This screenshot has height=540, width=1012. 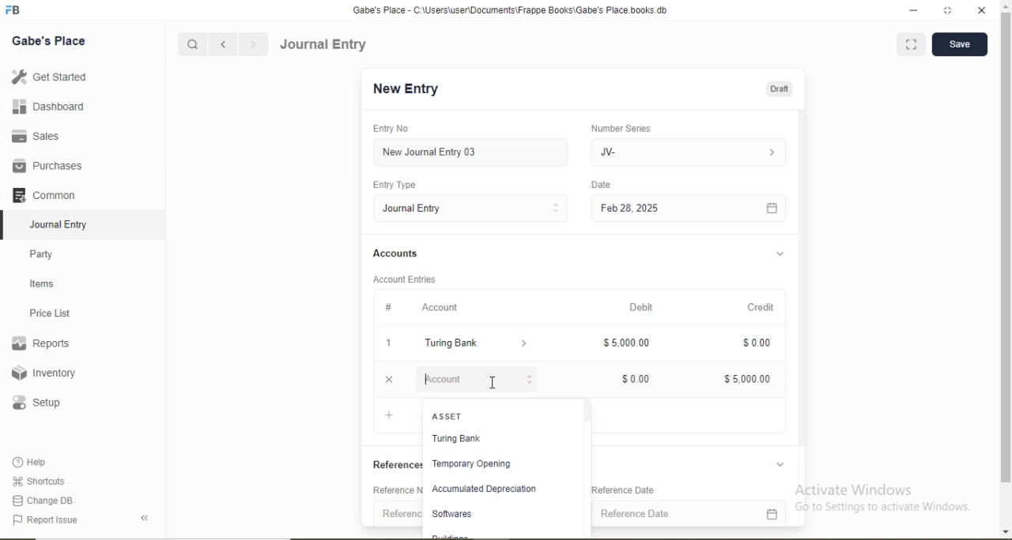 What do you see at coordinates (632, 208) in the screenshot?
I see `Feb 28, 2025` at bounding box center [632, 208].